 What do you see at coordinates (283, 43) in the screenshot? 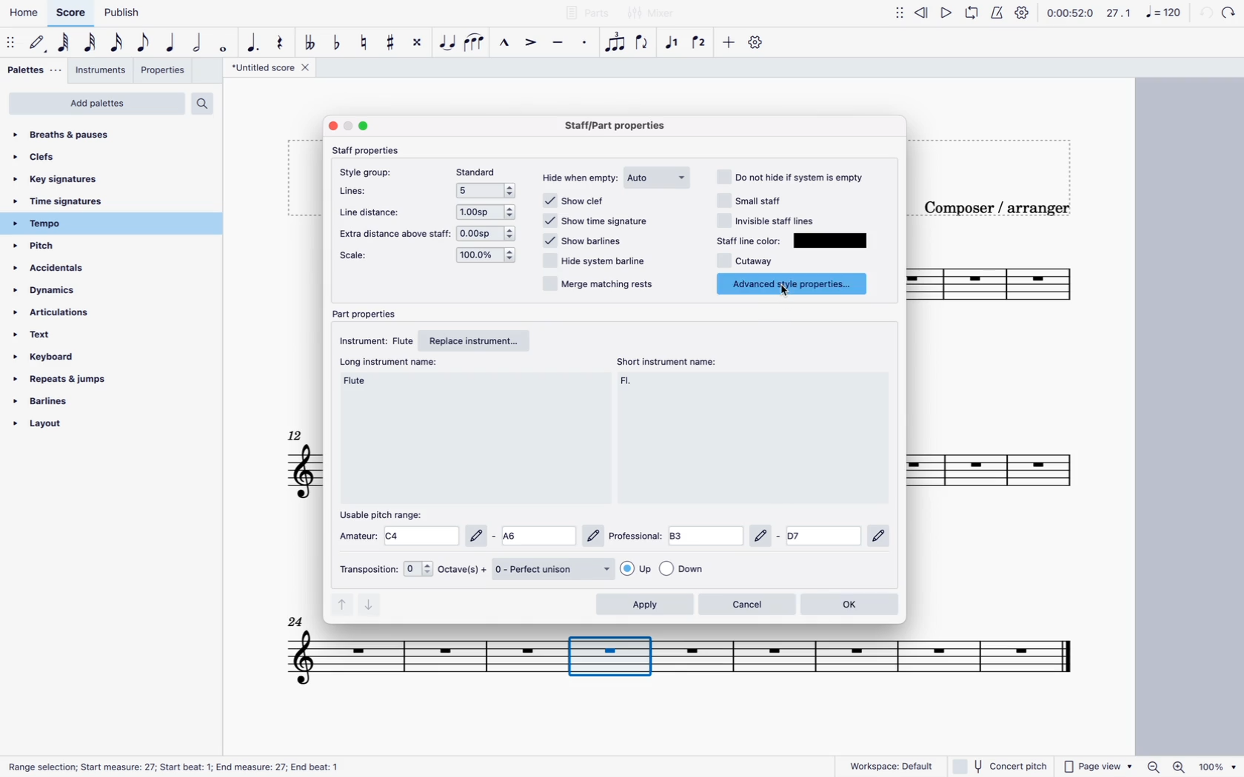
I see `rest` at bounding box center [283, 43].